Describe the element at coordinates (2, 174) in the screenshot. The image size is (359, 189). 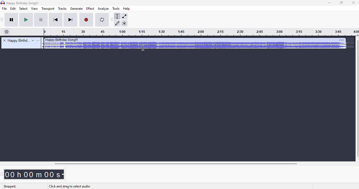
I see `audacity time toolbar` at that location.